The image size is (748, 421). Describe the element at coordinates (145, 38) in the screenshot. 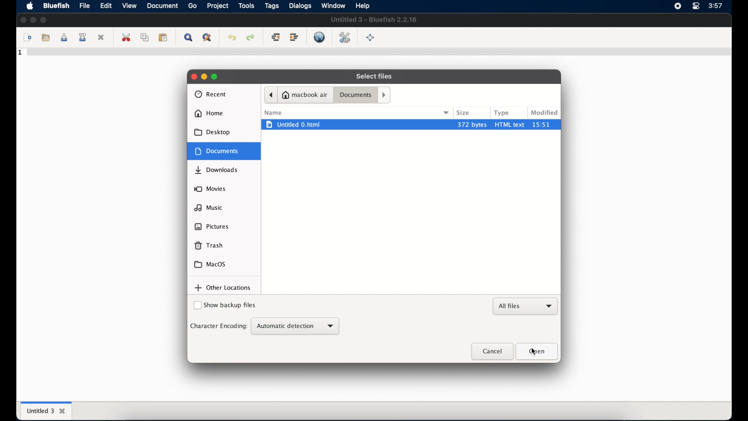

I see `copy` at that location.